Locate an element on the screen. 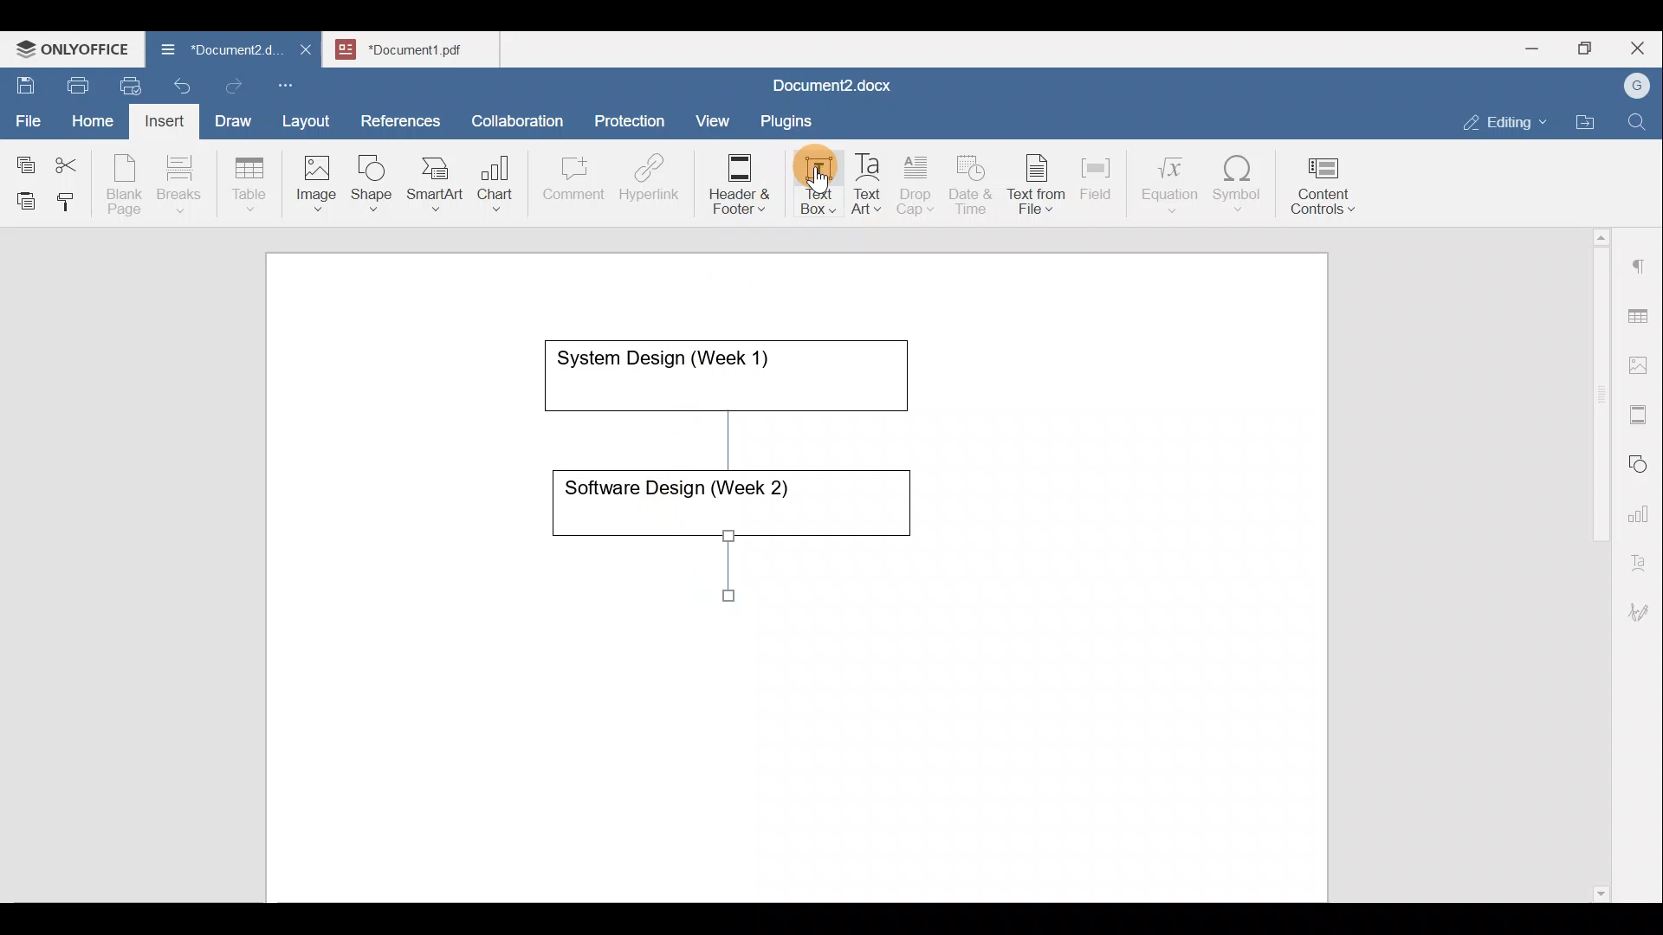 This screenshot has height=935, width=1663. Chart is located at coordinates (492, 185).